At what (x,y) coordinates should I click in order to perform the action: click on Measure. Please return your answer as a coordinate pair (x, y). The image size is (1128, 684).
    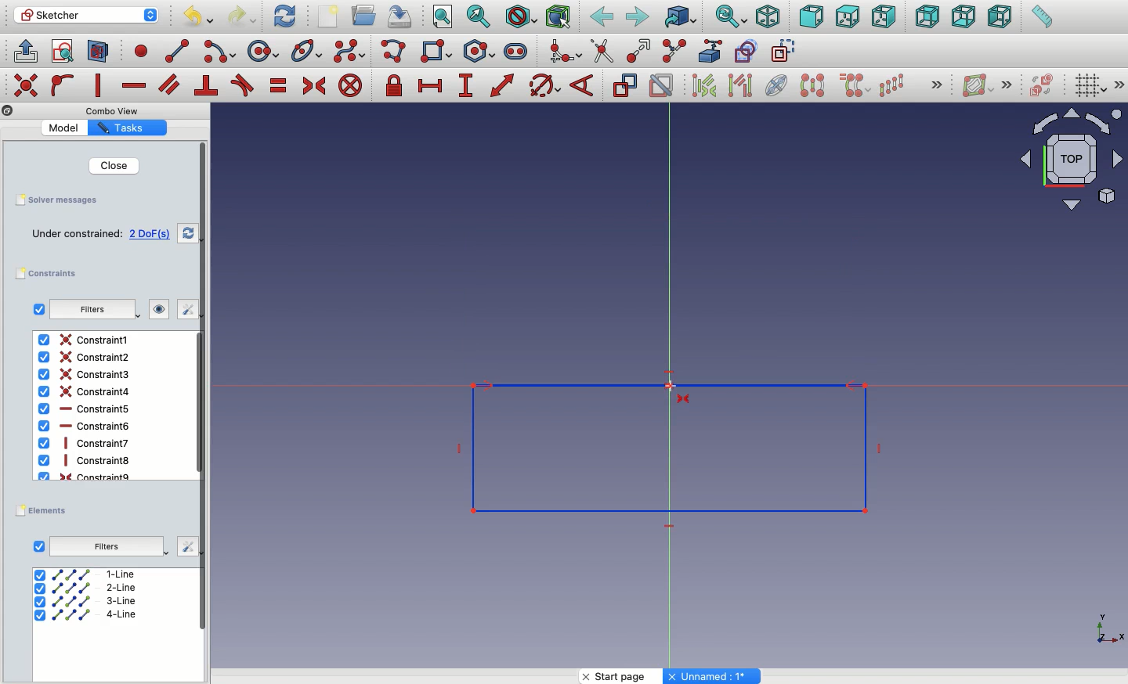
    Looking at the image, I should click on (1041, 18).